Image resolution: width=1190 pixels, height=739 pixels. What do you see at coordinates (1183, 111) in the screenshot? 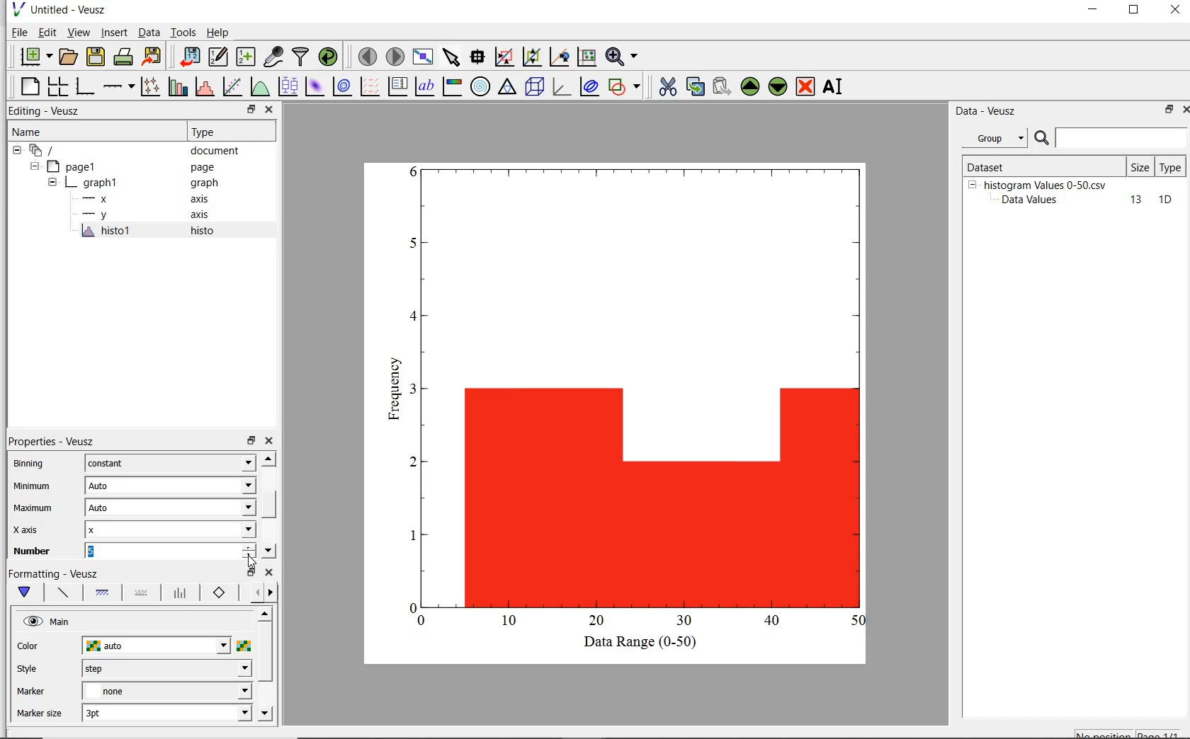
I see `close` at bounding box center [1183, 111].